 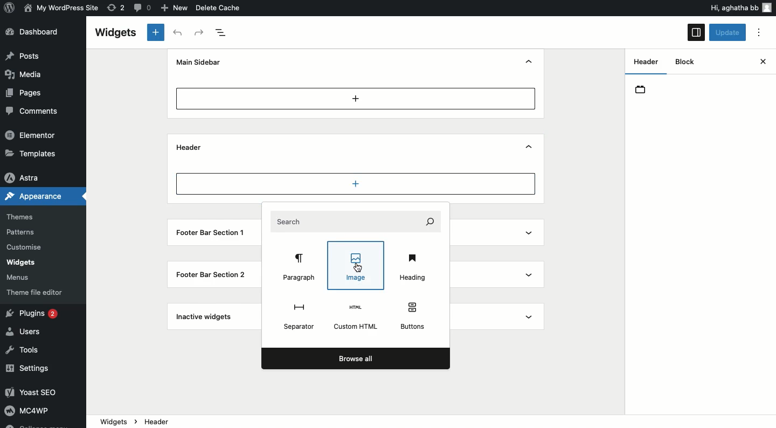 What do you see at coordinates (763, 61) in the screenshot?
I see `Close` at bounding box center [763, 61].